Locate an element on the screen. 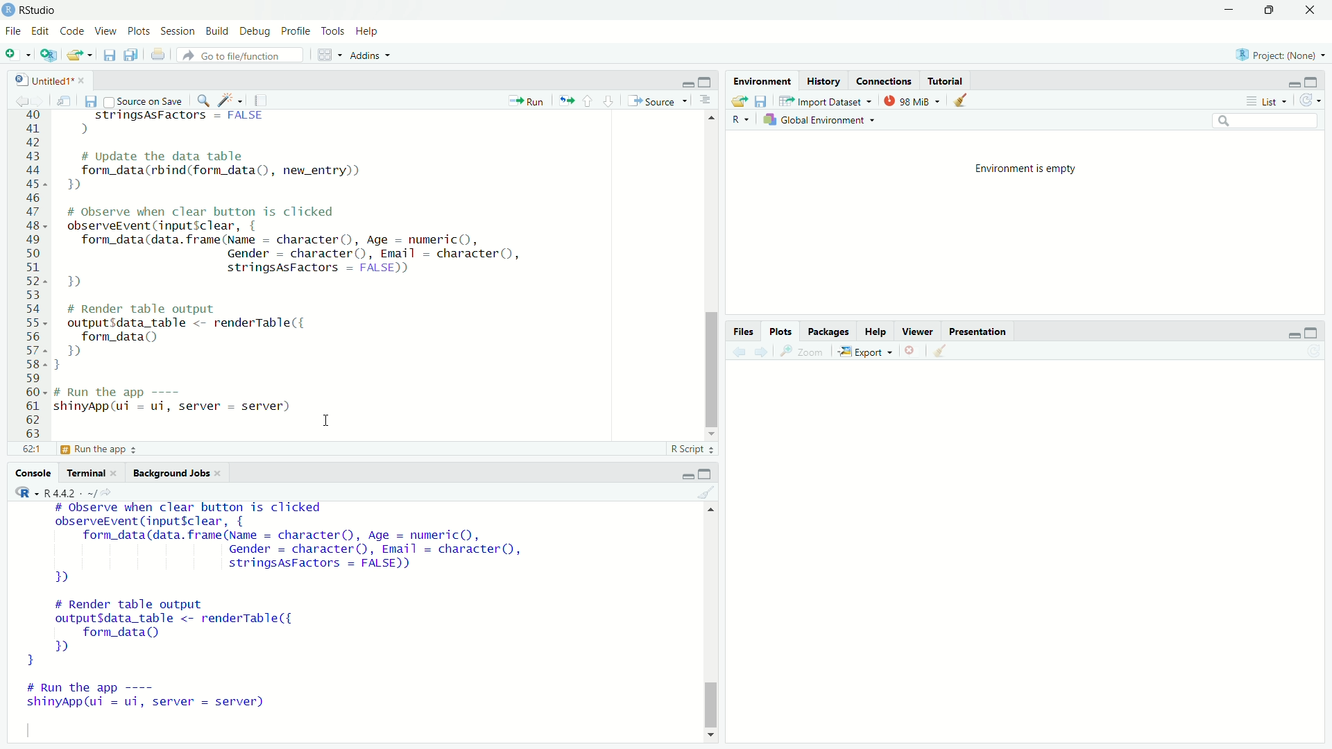 The height and width of the screenshot is (749, 1332). background jobs is located at coordinates (170, 472).